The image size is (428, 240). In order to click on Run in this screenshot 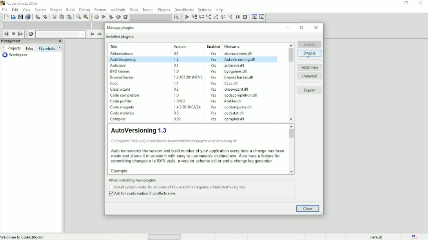, I will do `click(104, 17)`.